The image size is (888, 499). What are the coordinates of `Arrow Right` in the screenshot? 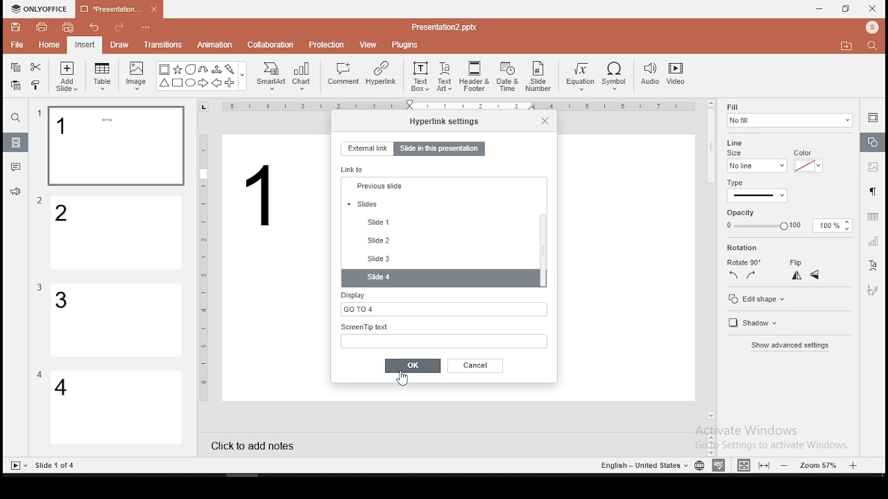 It's located at (204, 84).